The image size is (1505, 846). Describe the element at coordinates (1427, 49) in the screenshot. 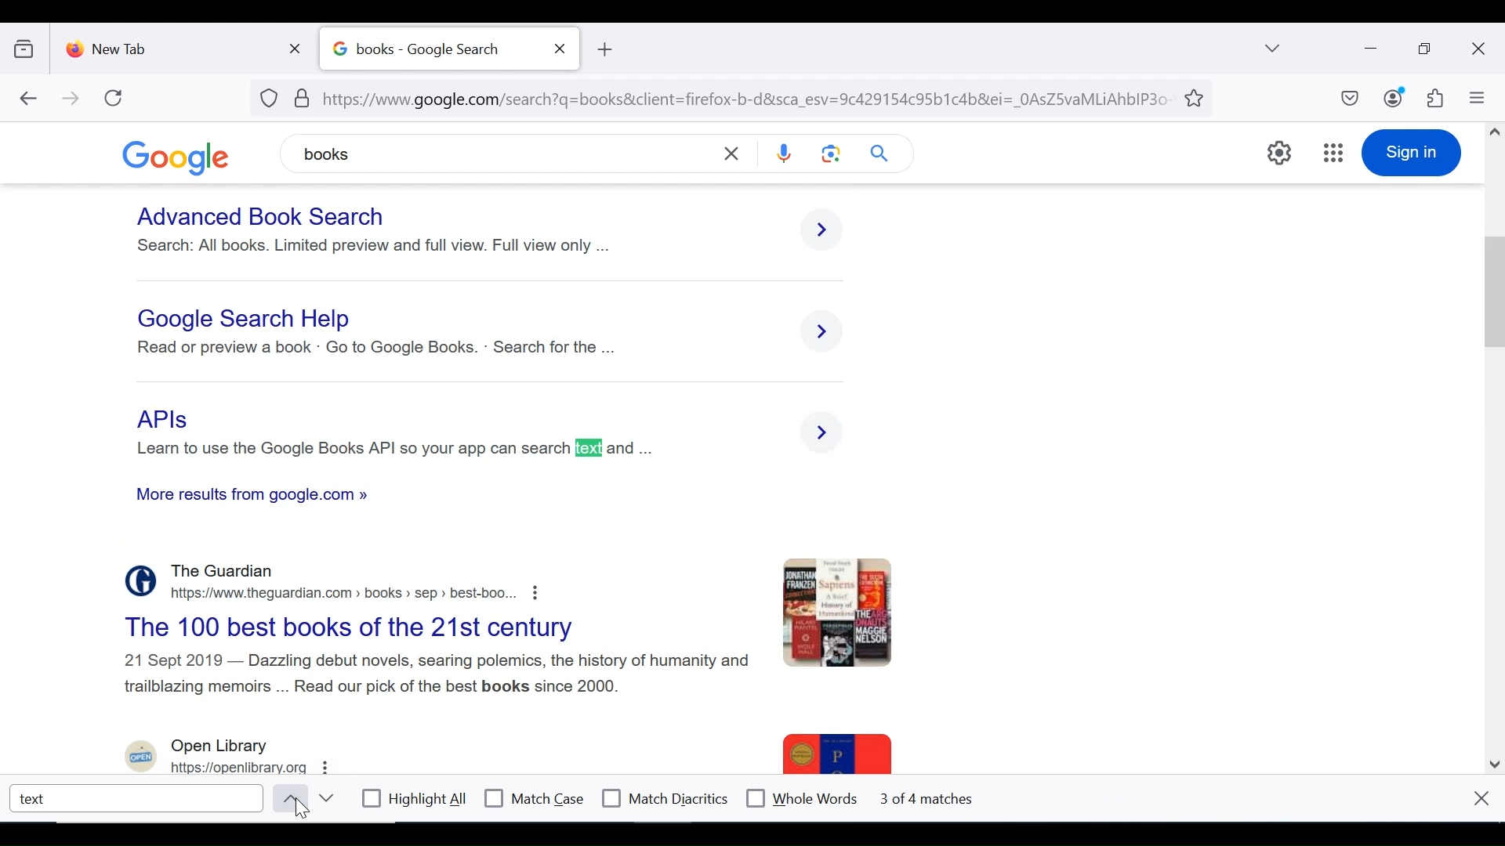

I see `restore` at that location.